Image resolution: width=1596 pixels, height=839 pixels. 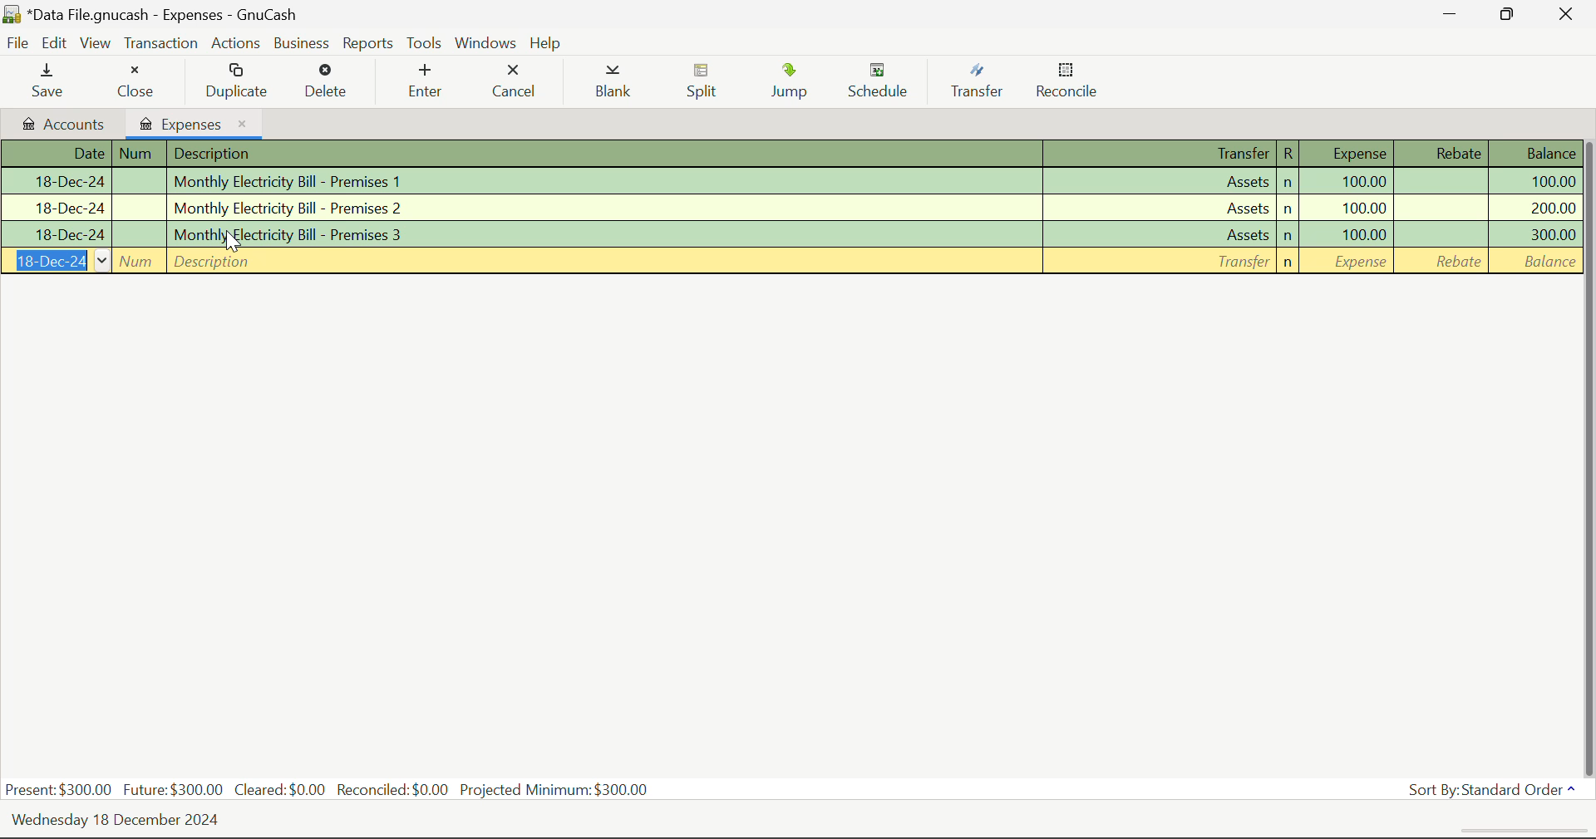 I want to click on Save, so click(x=52, y=82).